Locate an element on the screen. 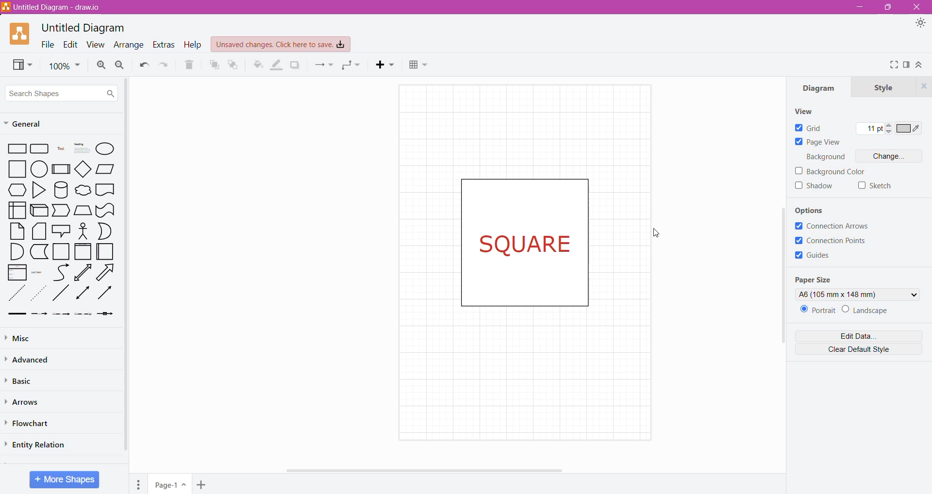 Image resolution: width=932 pixels, height=494 pixels. Shadow is located at coordinates (297, 66).